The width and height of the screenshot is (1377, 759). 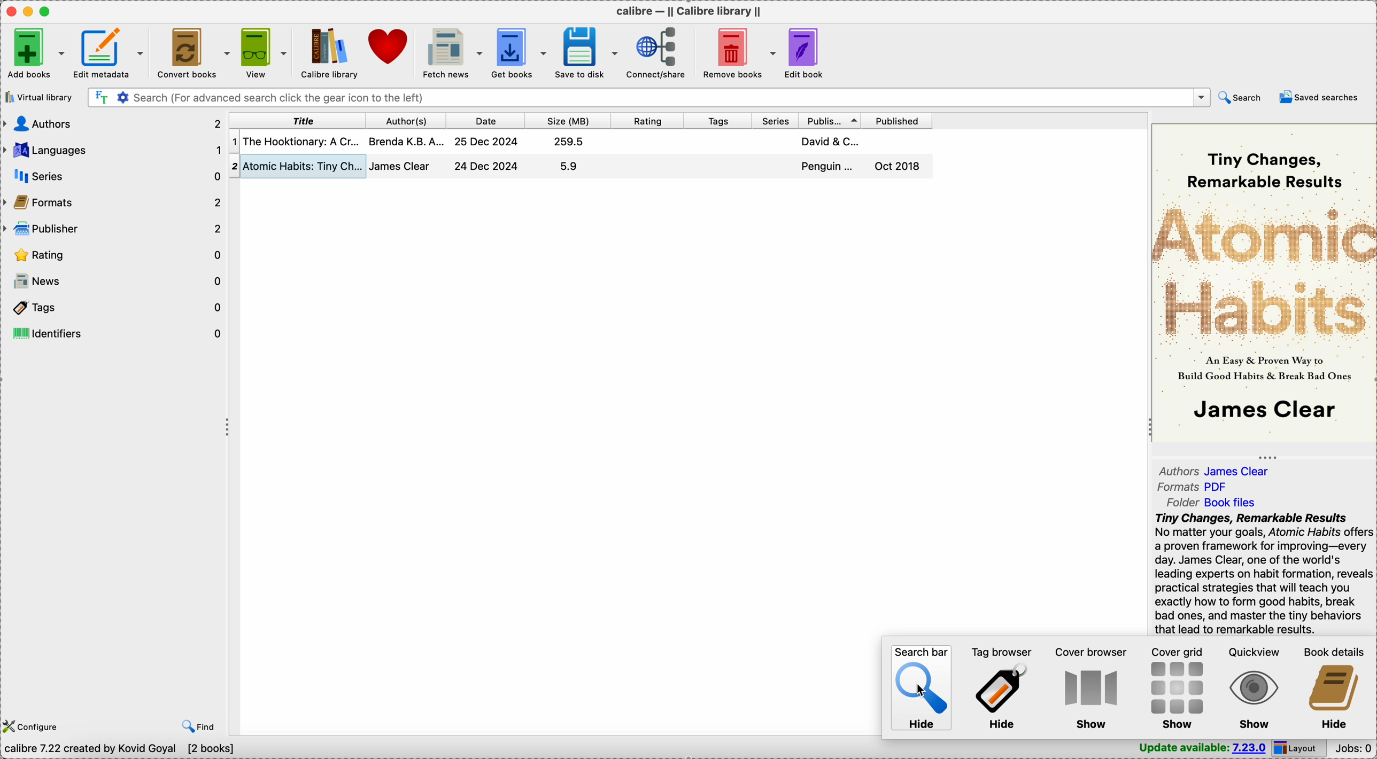 What do you see at coordinates (111, 52) in the screenshot?
I see `edit metadata` at bounding box center [111, 52].